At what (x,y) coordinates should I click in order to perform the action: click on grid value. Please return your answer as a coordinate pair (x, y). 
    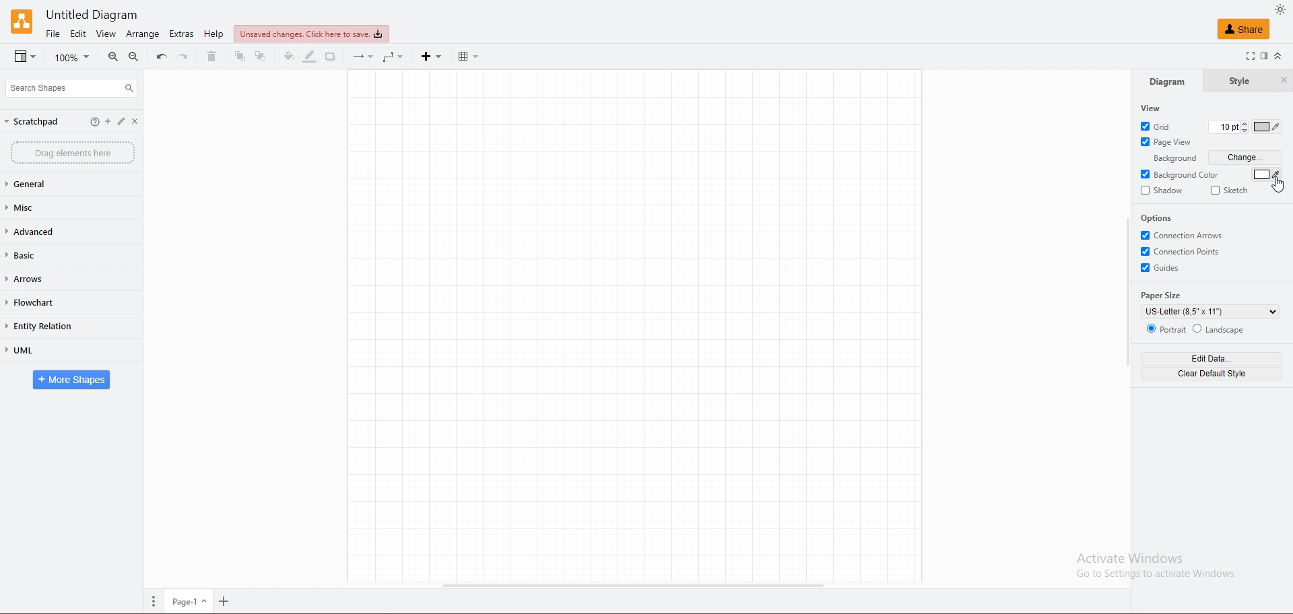
    Looking at the image, I should click on (1222, 128).